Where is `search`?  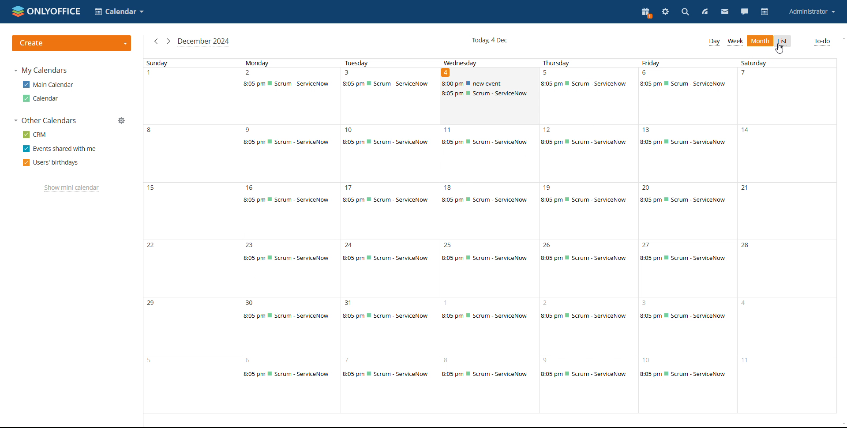 search is located at coordinates (685, 13).